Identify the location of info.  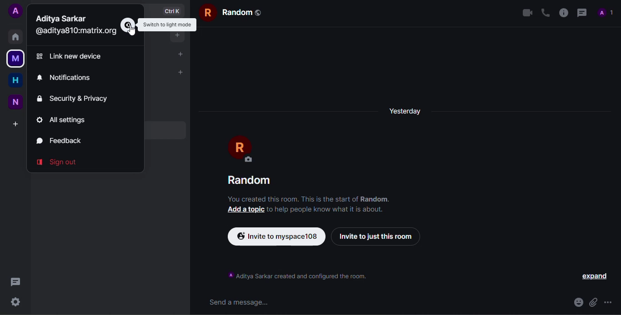
(562, 11).